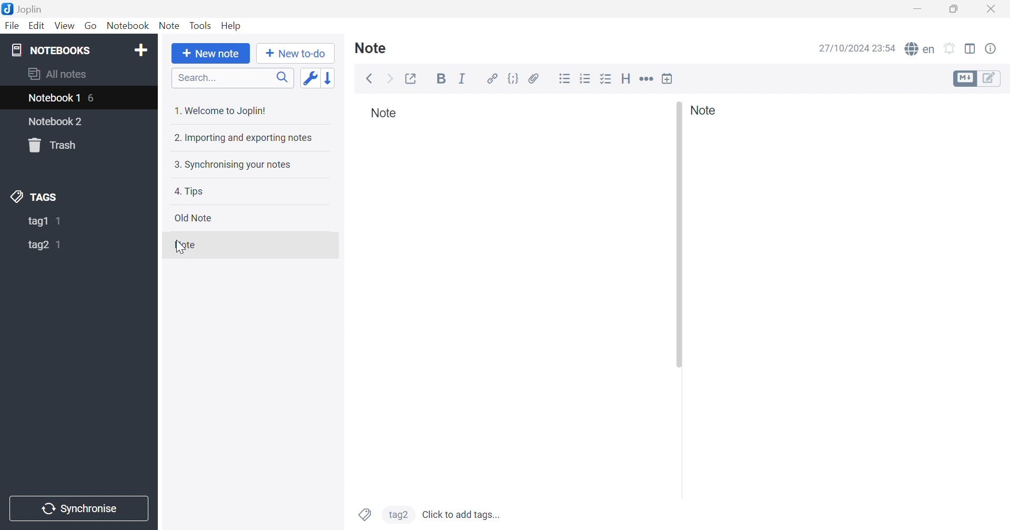  I want to click on All notes, so click(57, 73).